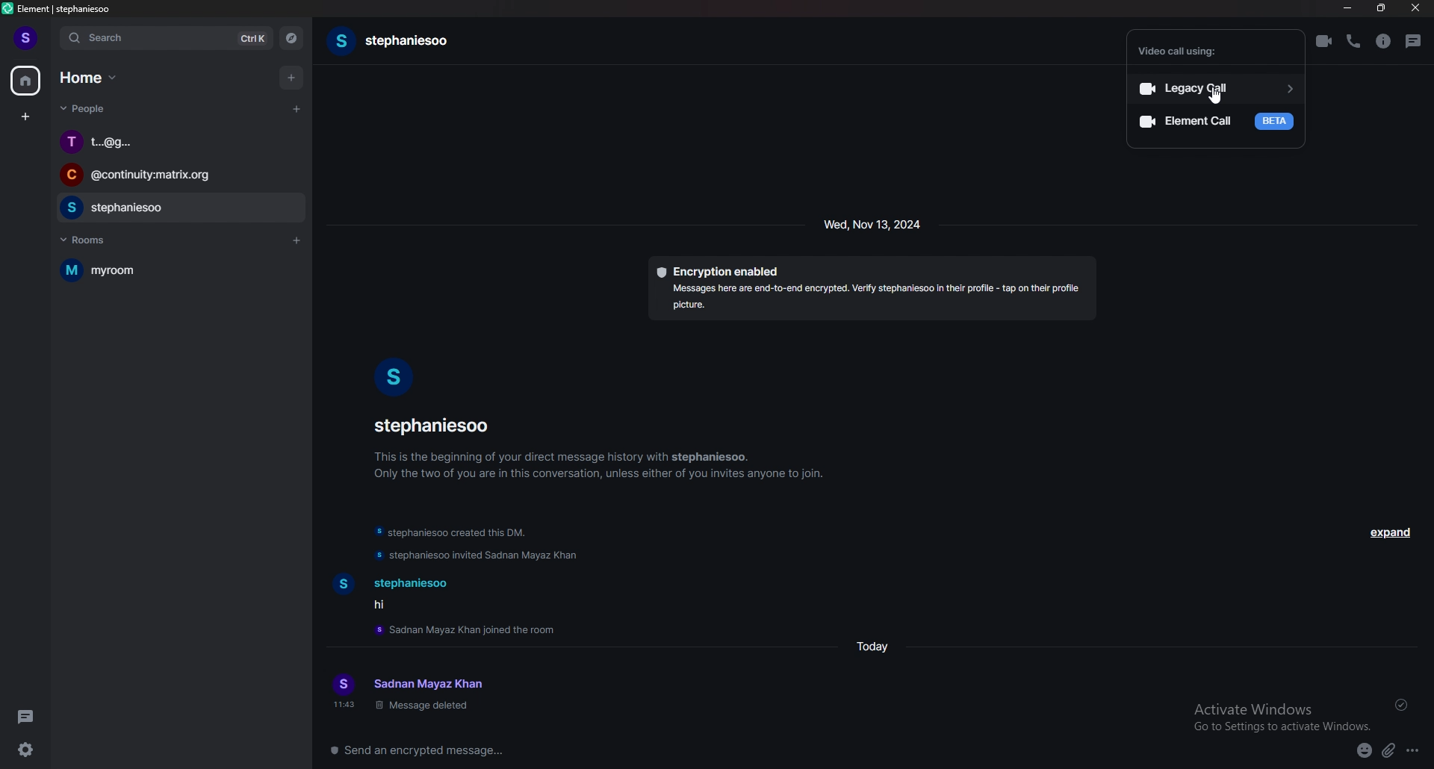  I want to click on text, so click(401, 594).